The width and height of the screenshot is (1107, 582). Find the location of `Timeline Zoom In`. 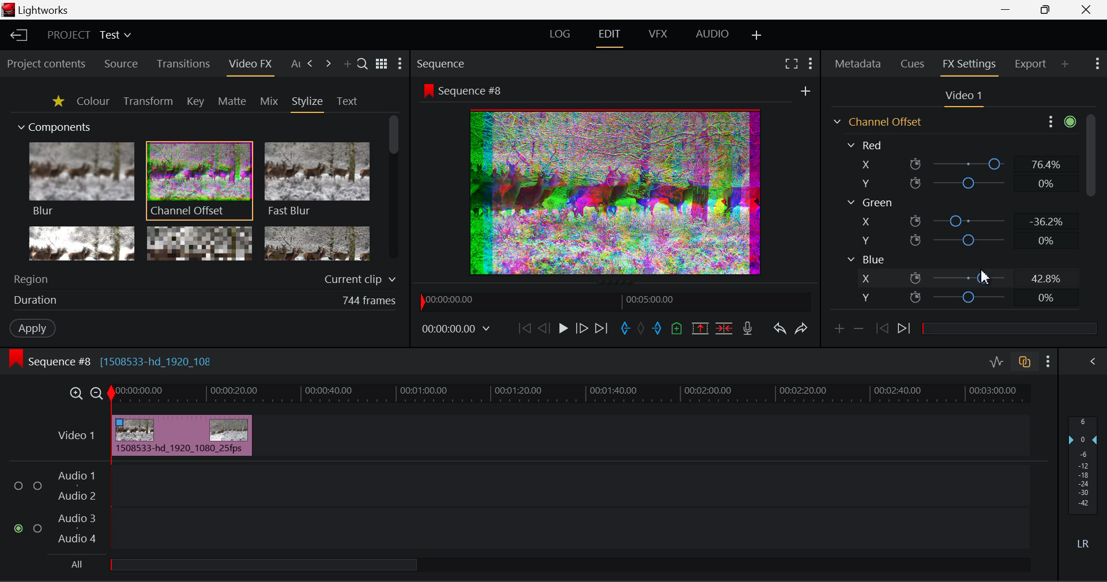

Timeline Zoom In is located at coordinates (76, 395).